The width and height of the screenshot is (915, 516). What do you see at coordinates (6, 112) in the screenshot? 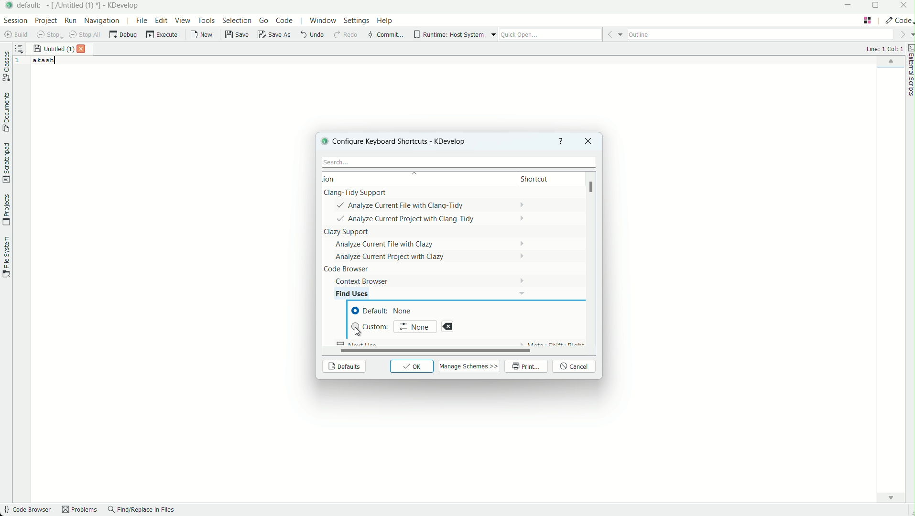
I see `documents` at bounding box center [6, 112].